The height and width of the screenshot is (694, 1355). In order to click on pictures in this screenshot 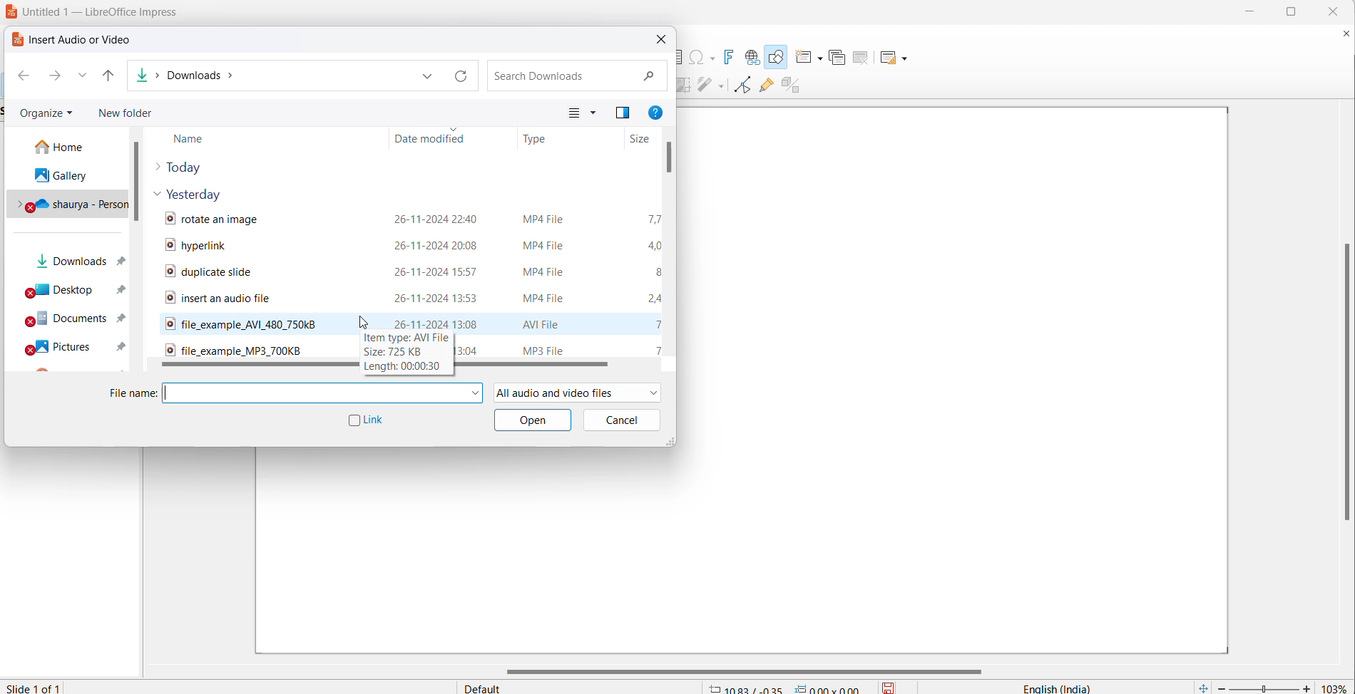, I will do `click(73, 347)`.